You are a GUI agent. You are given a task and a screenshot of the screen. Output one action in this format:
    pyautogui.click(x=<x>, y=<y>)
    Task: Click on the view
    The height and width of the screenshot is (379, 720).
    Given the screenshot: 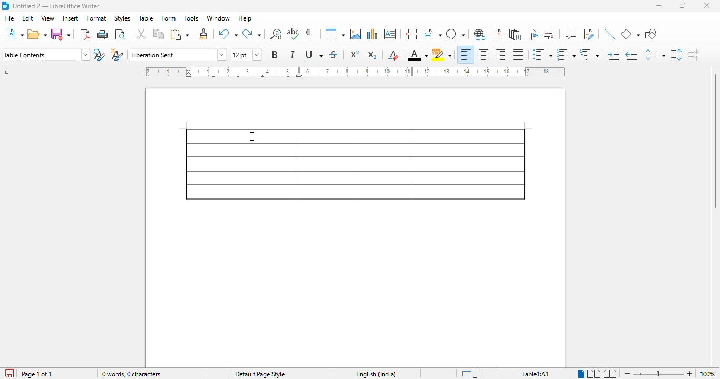 What is the action you would take?
    pyautogui.click(x=47, y=18)
    